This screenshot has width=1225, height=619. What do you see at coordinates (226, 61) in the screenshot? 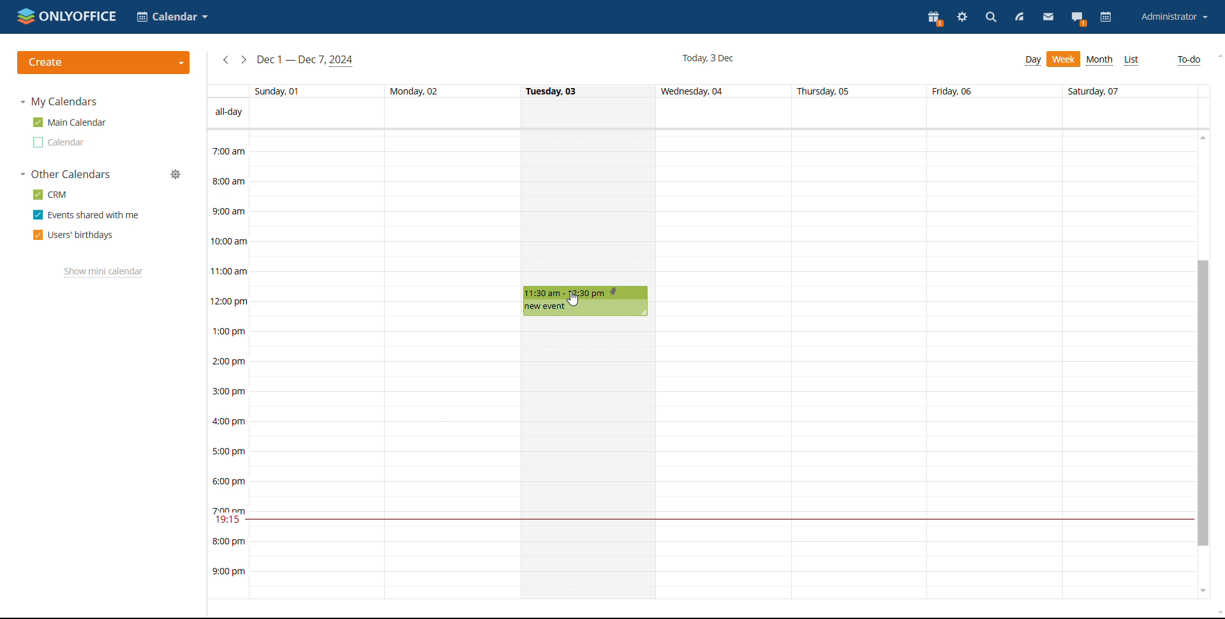
I see `previous week` at bounding box center [226, 61].